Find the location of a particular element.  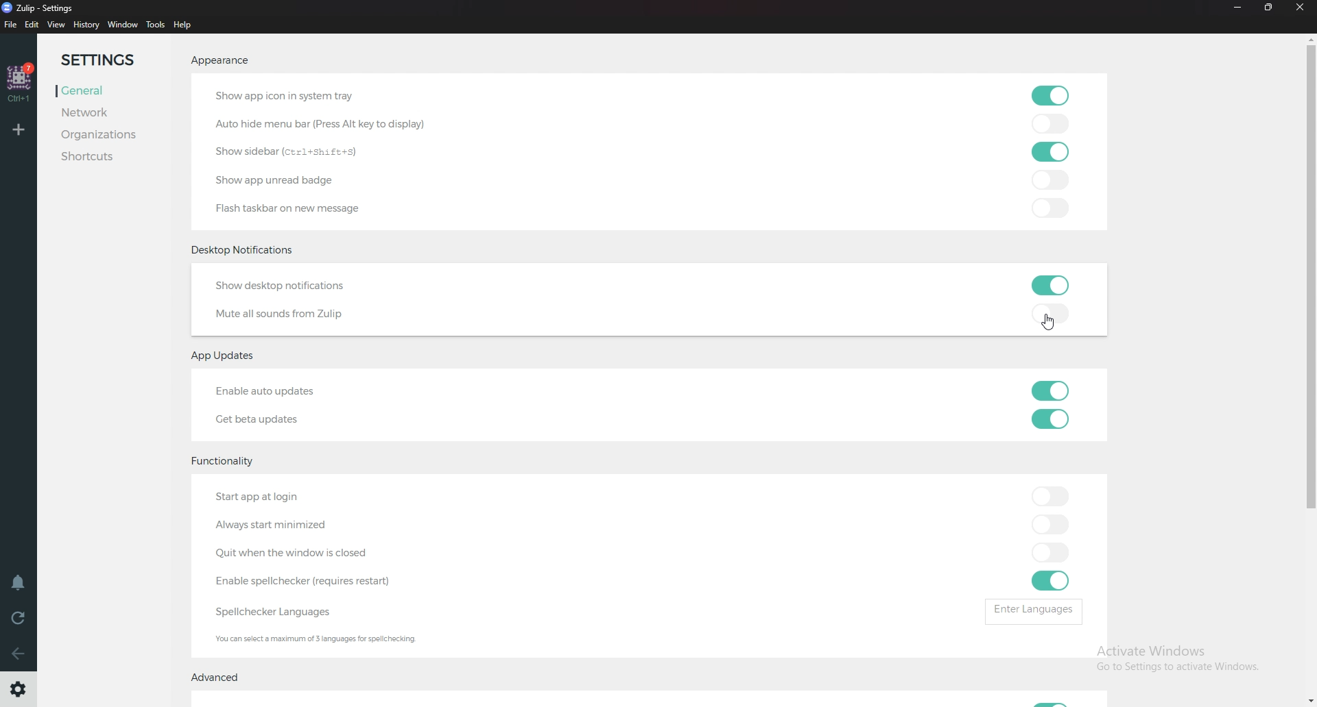

view is located at coordinates (56, 25).